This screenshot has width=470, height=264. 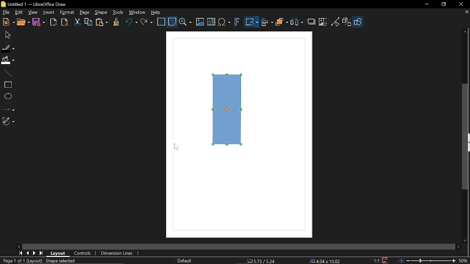 I want to click on View, so click(x=32, y=12).